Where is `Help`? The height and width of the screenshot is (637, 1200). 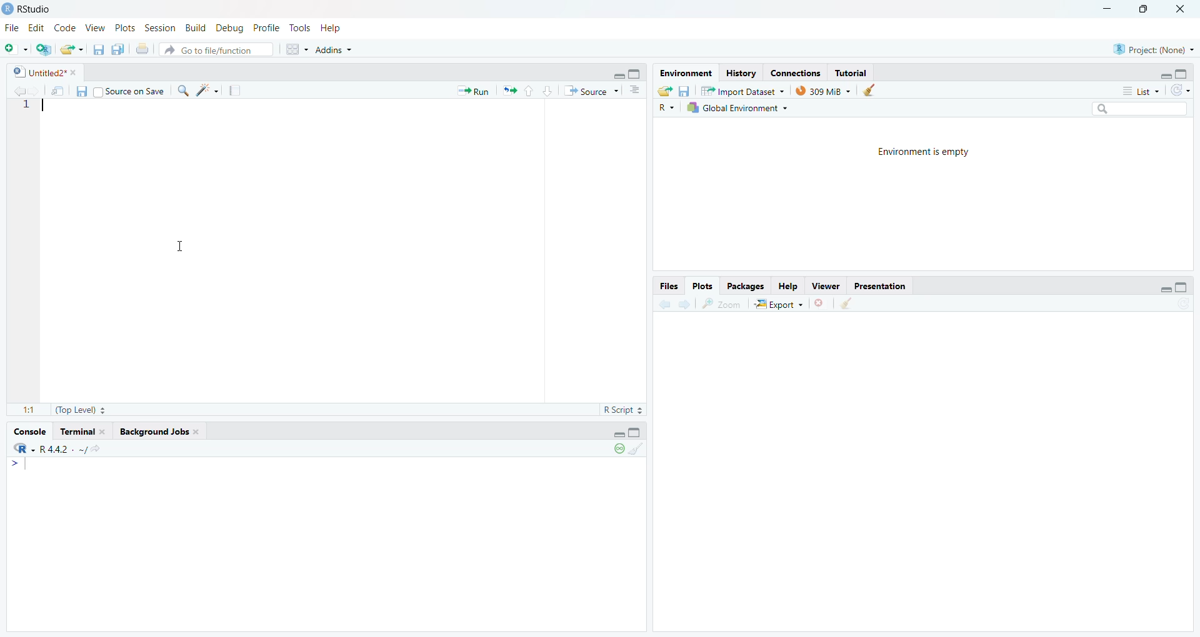
Help is located at coordinates (336, 29).